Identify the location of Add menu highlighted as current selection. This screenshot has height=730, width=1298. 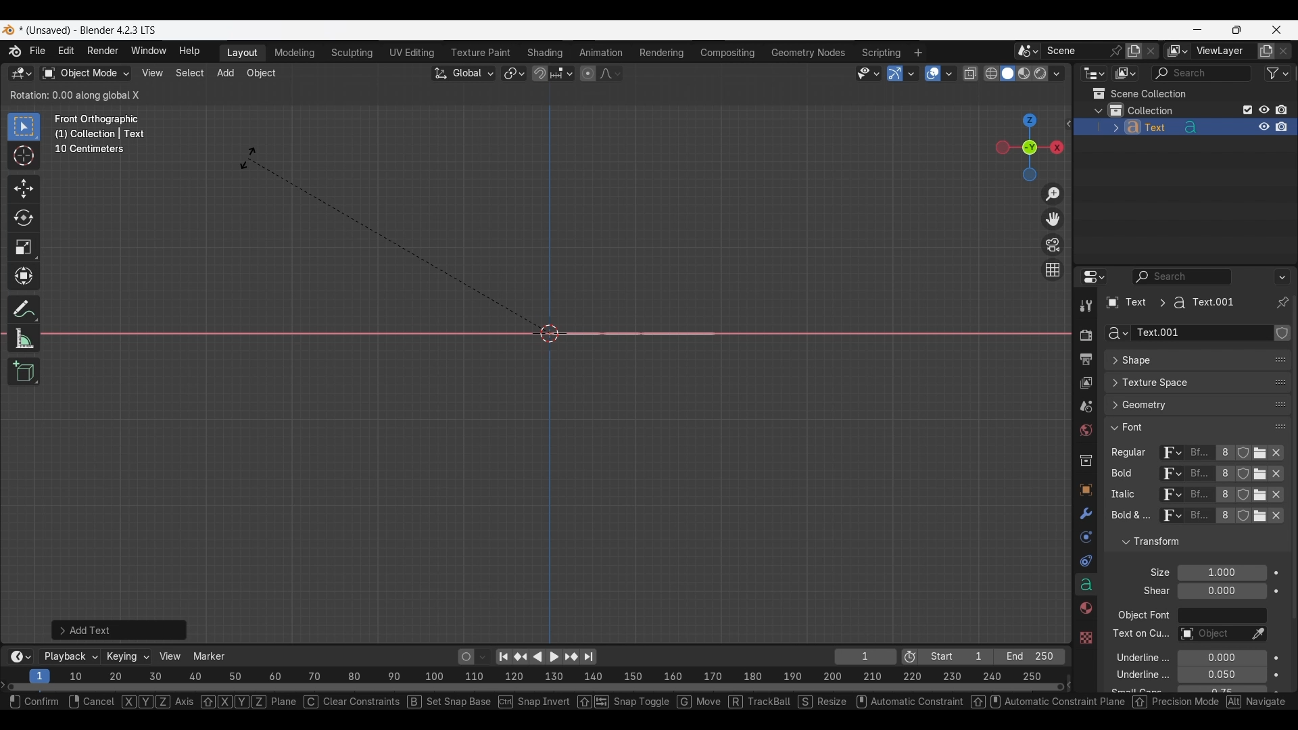
(226, 74).